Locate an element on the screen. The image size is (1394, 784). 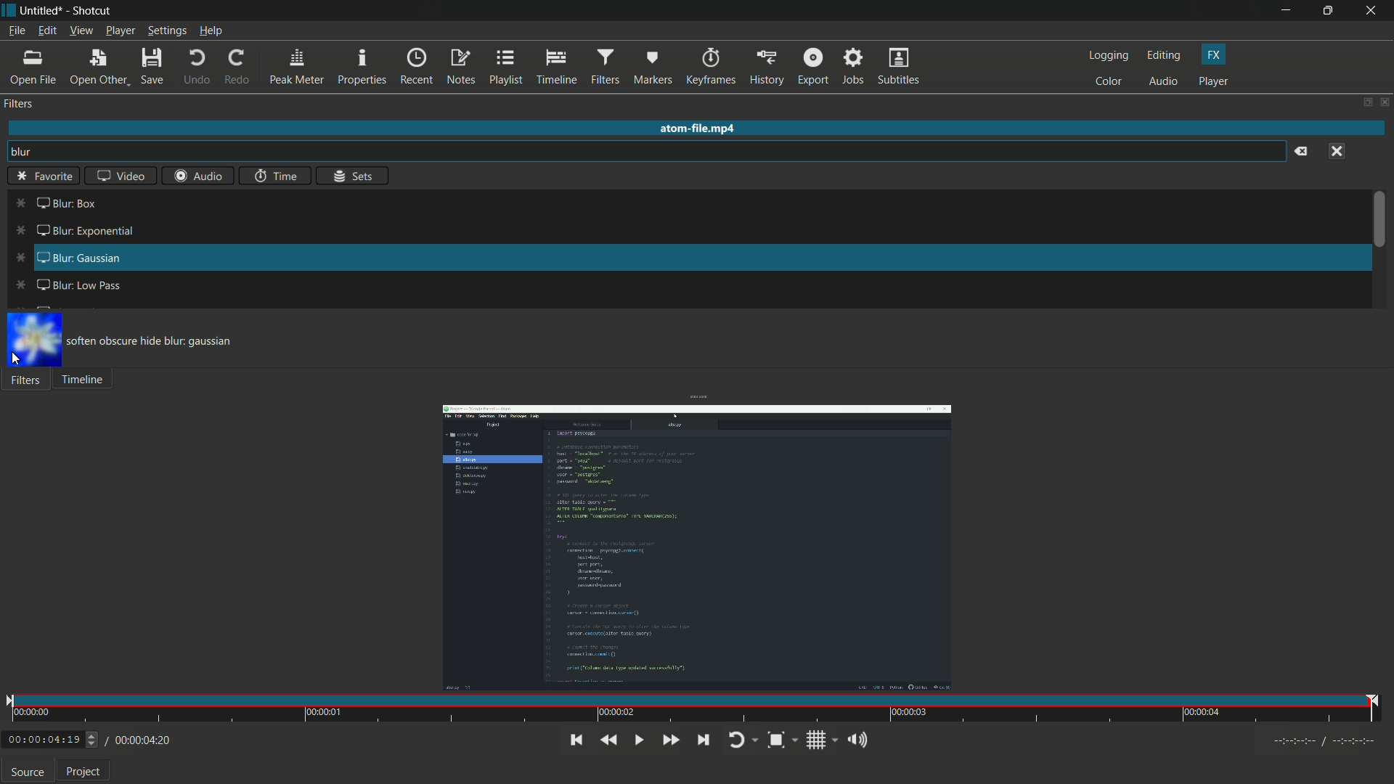
preview image is located at coordinates (36, 339).